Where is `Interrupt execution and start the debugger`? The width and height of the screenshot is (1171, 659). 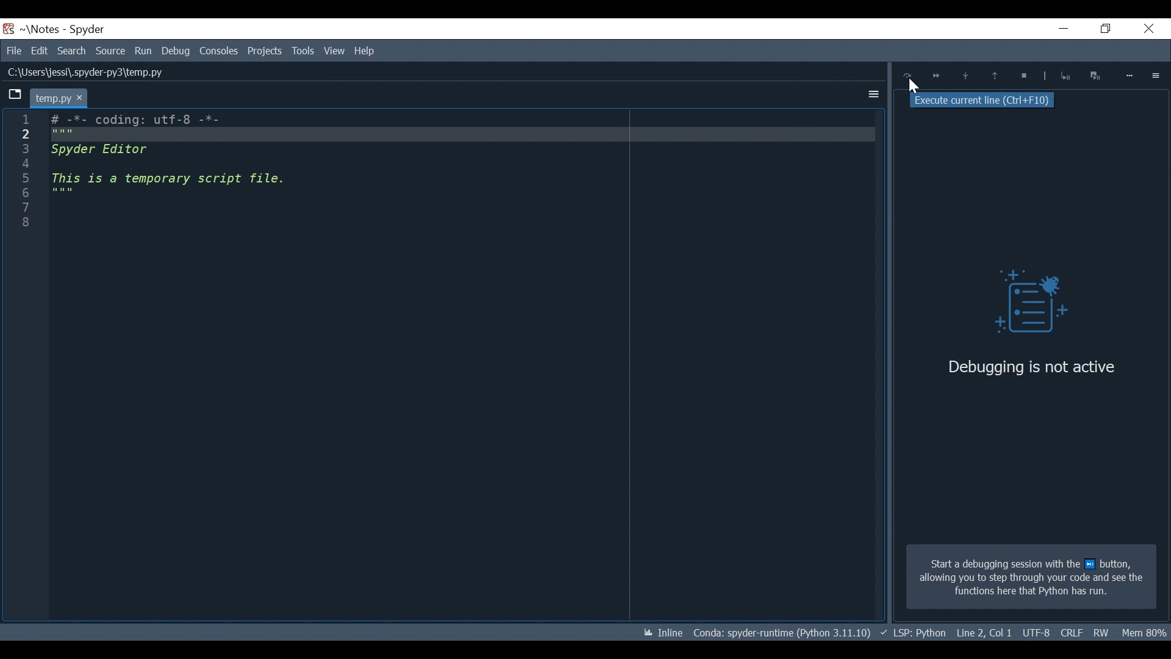 Interrupt execution and start the debugger is located at coordinates (1097, 75).